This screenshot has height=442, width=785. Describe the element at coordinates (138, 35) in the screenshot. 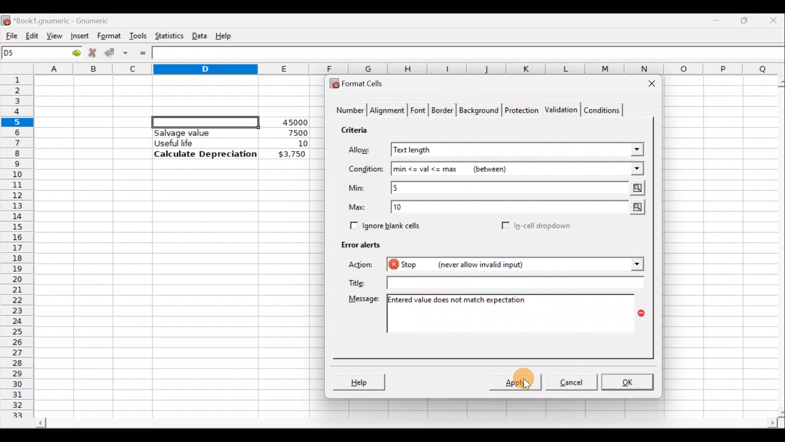

I see `Tools` at that location.